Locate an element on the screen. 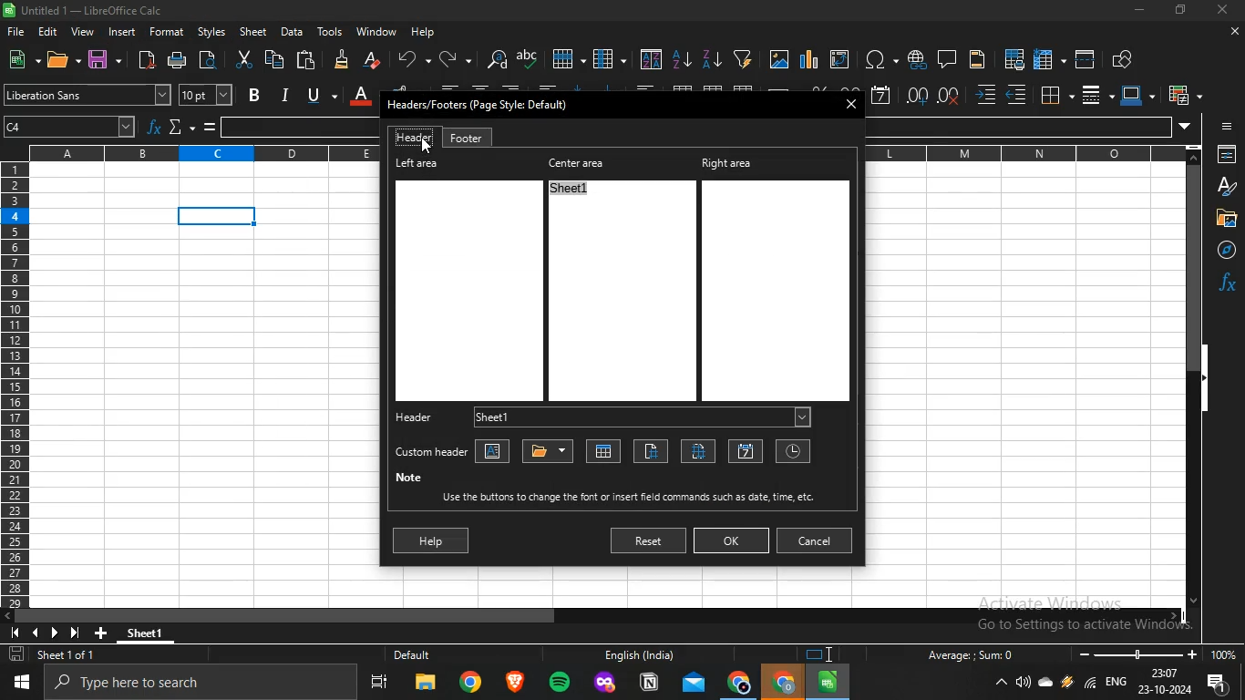  new  is located at coordinates (18, 58).